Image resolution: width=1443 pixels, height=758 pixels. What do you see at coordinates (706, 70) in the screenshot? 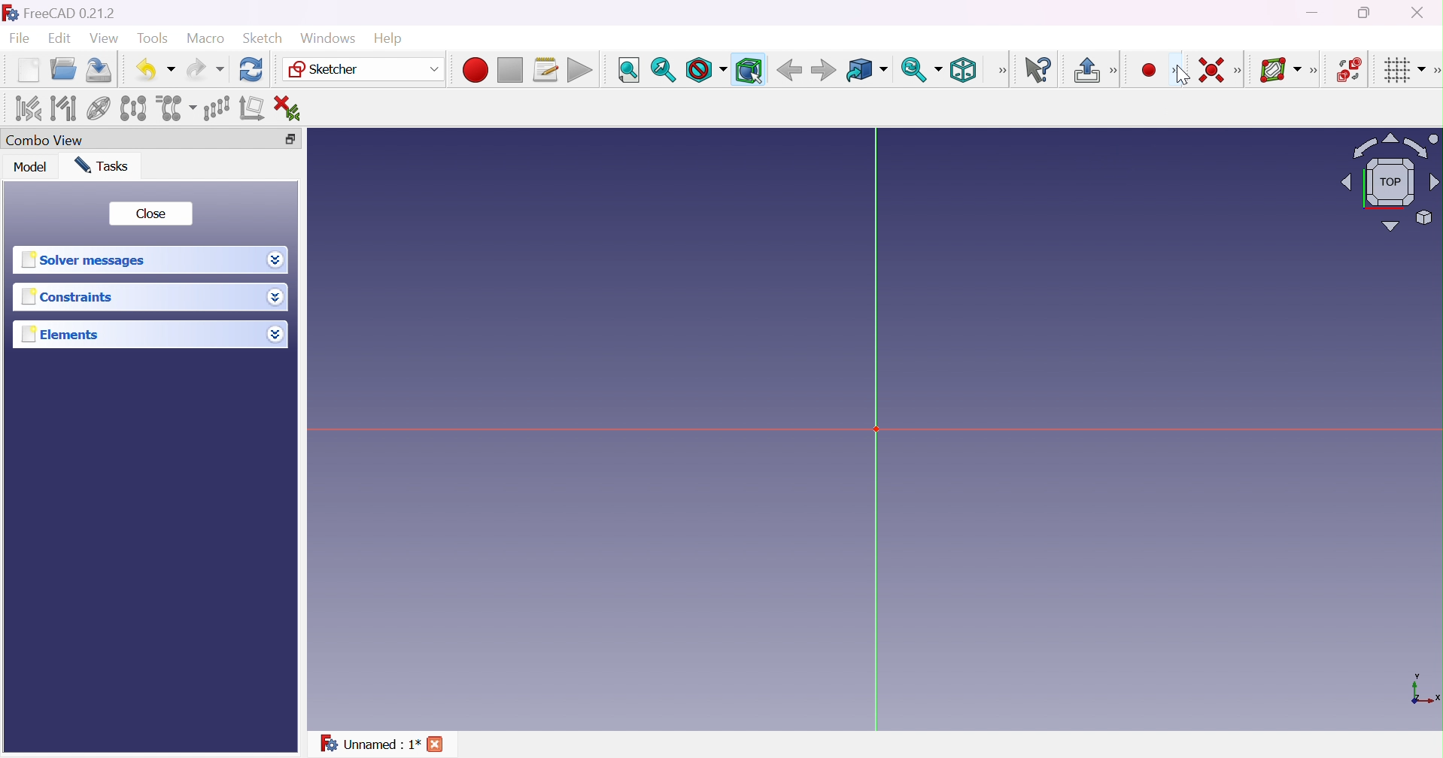
I see `Draw style` at bounding box center [706, 70].